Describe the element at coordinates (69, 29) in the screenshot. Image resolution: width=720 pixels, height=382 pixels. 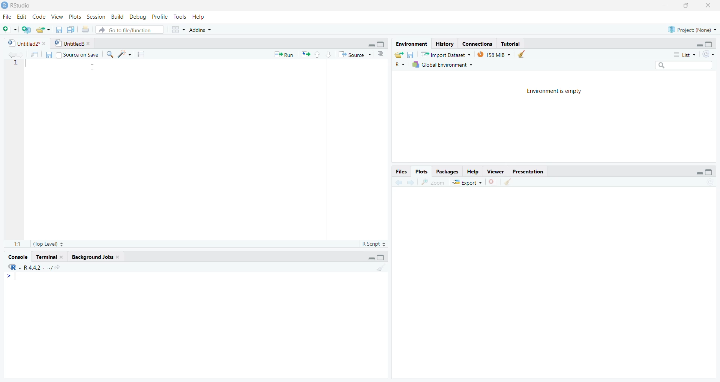
I see `save all documents` at that location.